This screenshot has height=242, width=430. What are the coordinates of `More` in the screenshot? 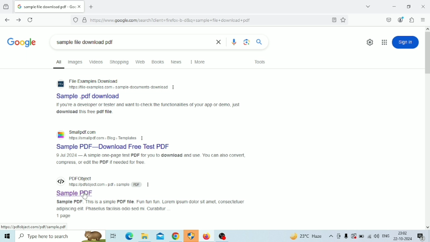 It's located at (198, 62).